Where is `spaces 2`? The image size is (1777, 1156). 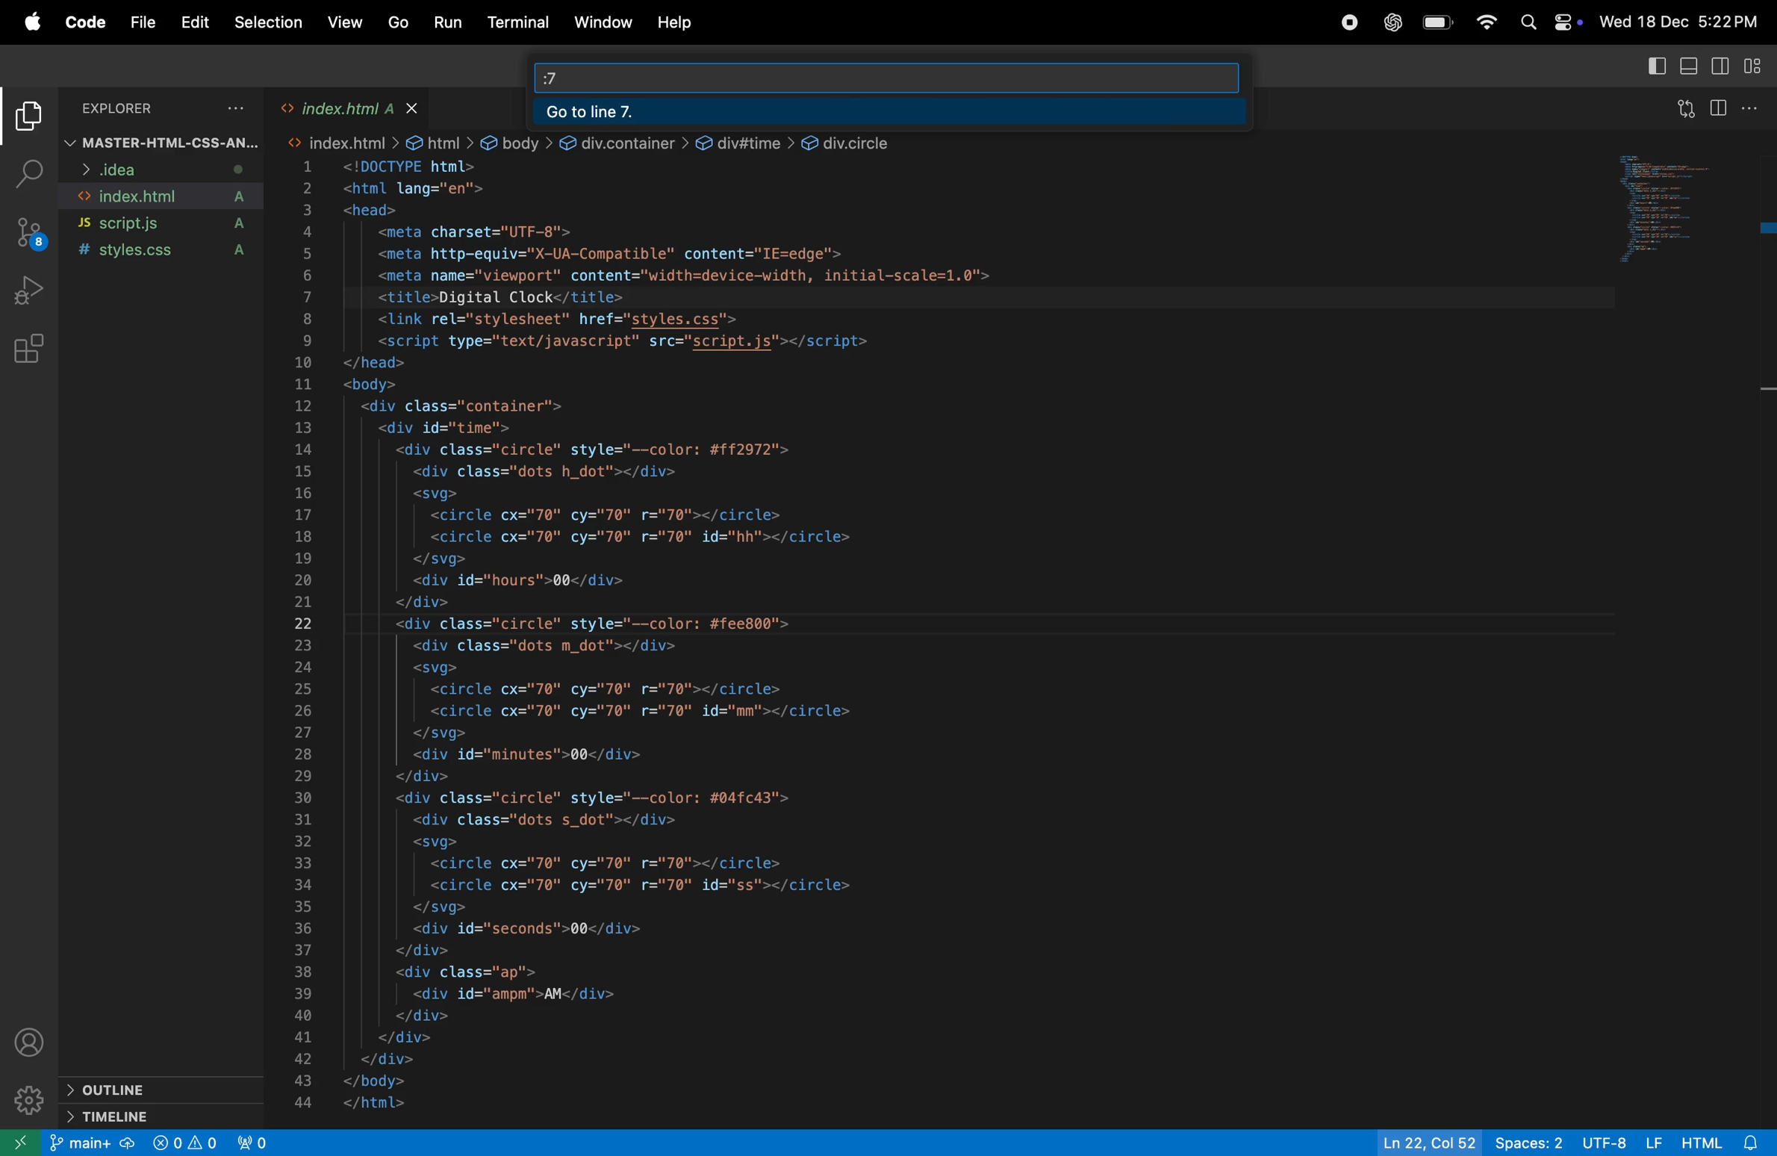 spaces 2 is located at coordinates (1526, 1143).